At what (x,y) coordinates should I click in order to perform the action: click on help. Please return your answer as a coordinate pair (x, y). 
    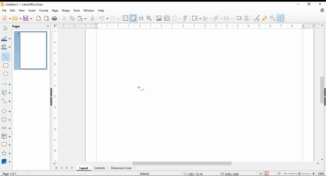
    Looking at the image, I should click on (101, 10).